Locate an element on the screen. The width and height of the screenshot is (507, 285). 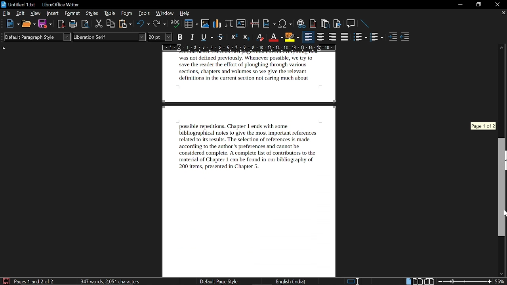
insert is located at coordinates (53, 13).